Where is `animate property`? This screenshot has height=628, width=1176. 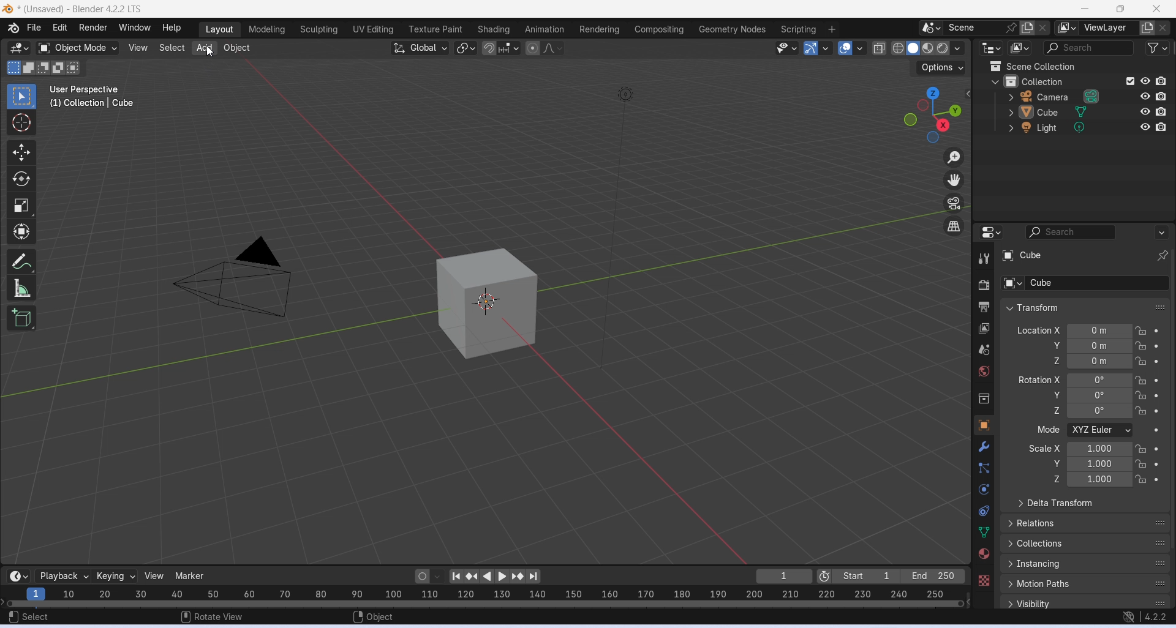 animate property is located at coordinates (1156, 396).